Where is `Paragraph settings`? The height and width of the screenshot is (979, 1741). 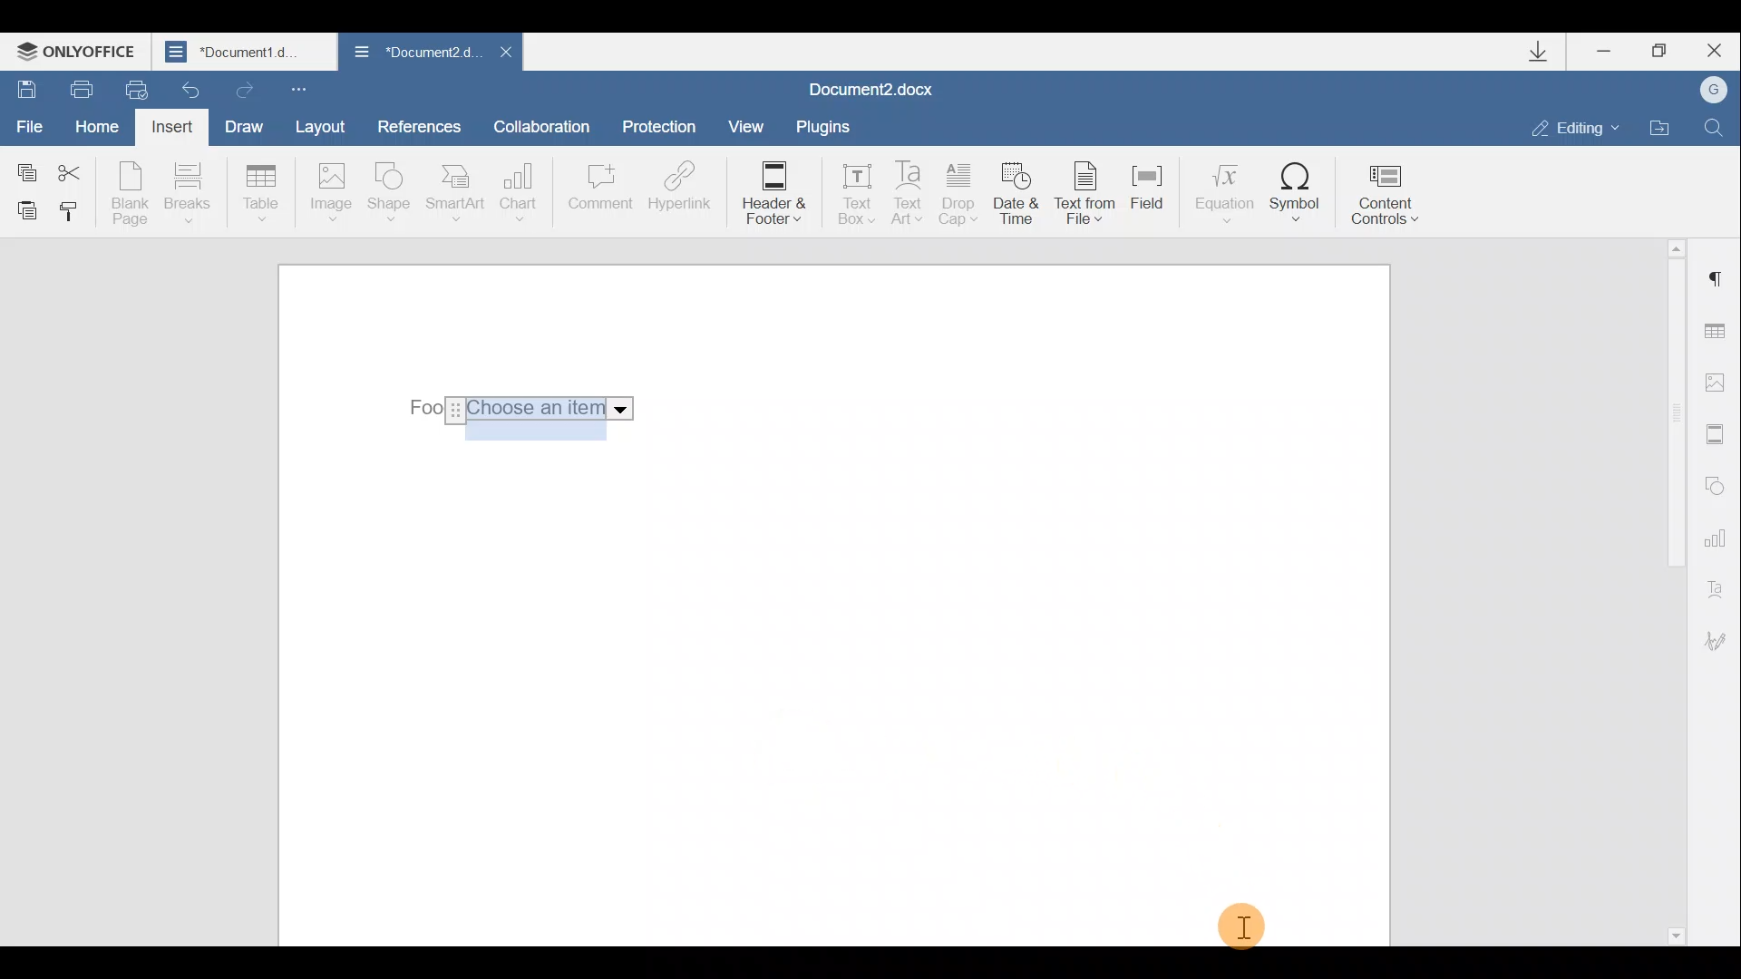 Paragraph settings is located at coordinates (1717, 279).